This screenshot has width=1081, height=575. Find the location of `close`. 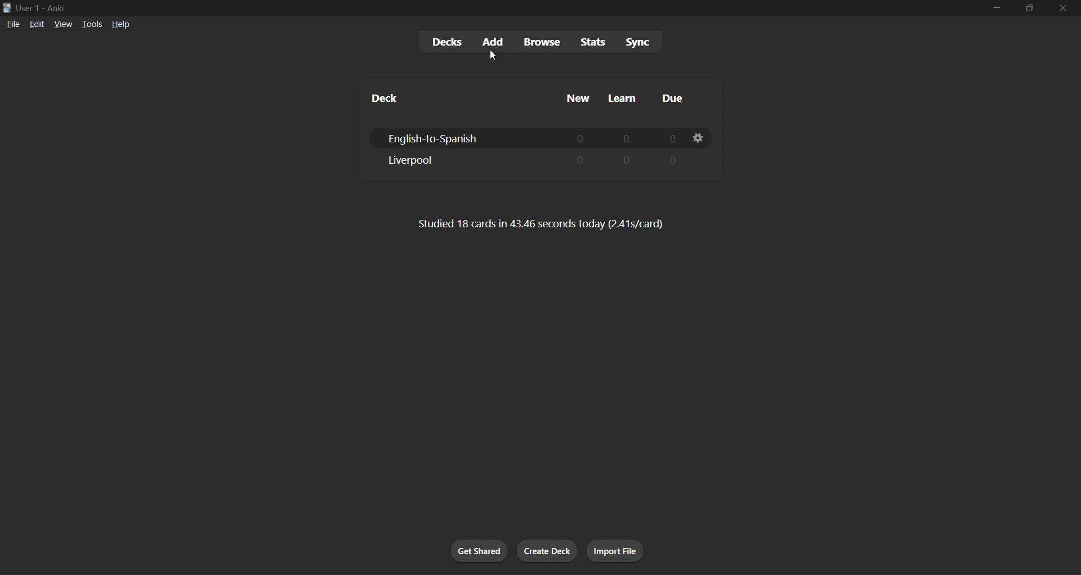

close is located at coordinates (1062, 10).